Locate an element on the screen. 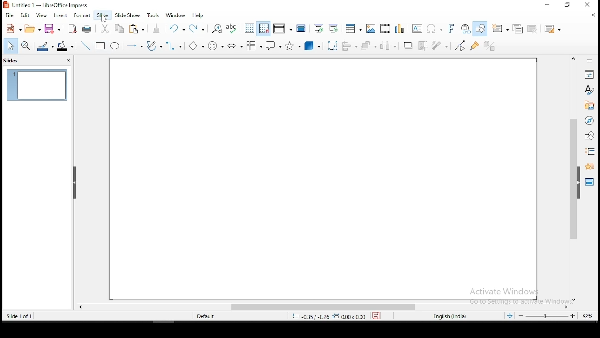 This screenshot has height=338, width=600. file is located at coordinates (9, 15).